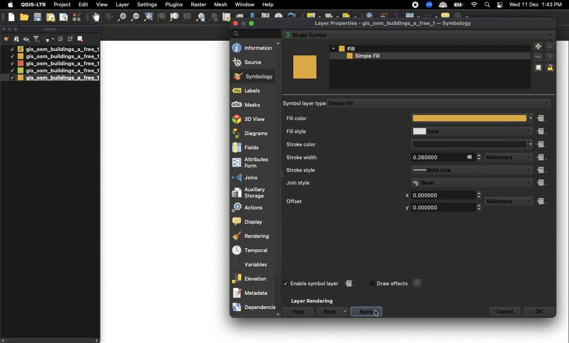  I want to click on Remove, so click(81, 38).